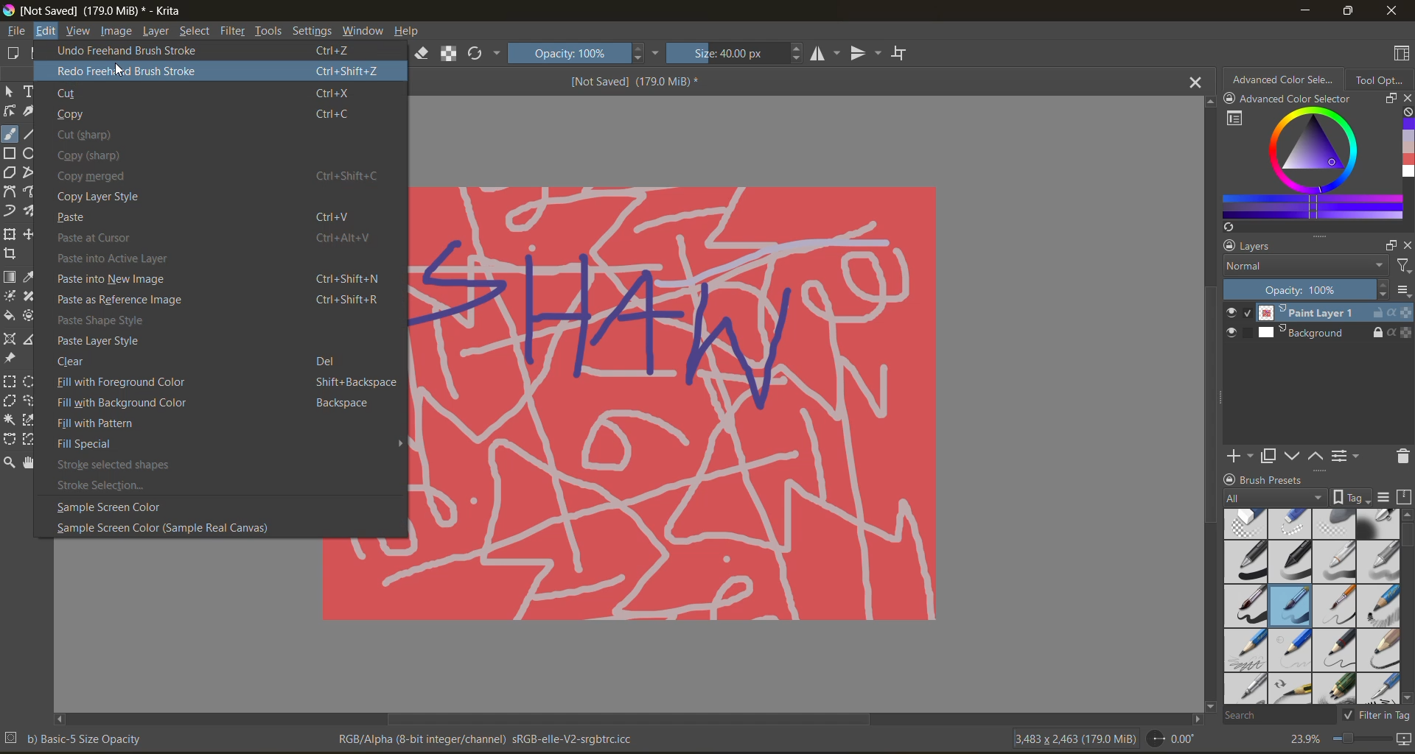 This screenshot has height=754, width=1415. I want to click on window, so click(363, 31).